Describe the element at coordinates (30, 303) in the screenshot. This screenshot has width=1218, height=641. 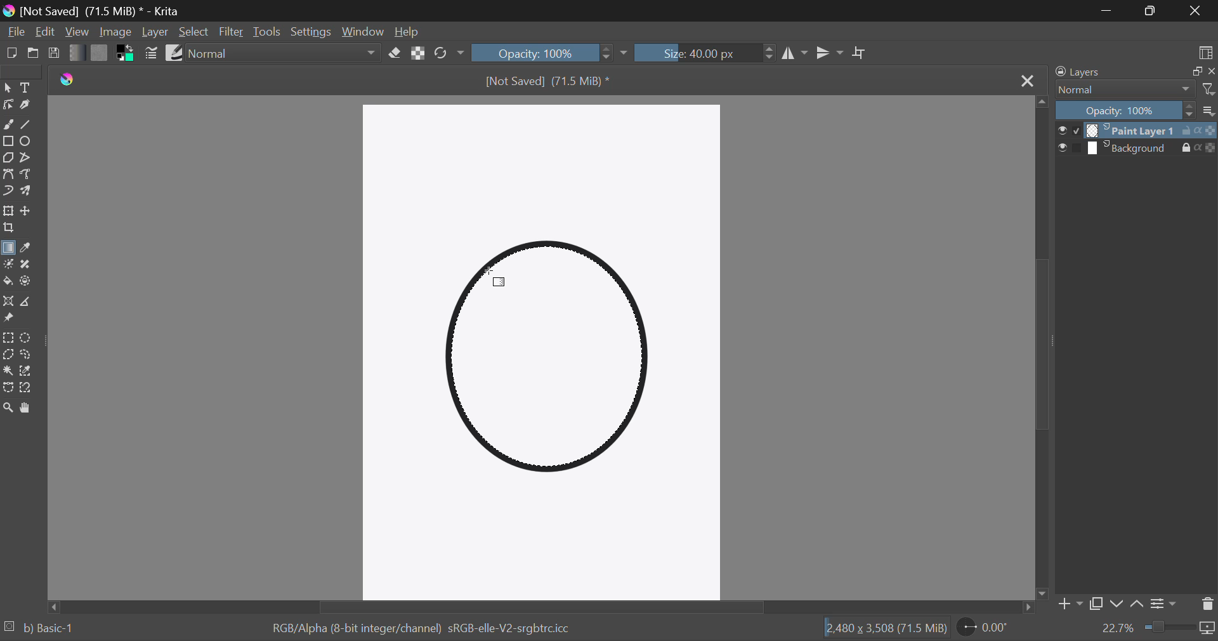
I see `Measurement` at that location.